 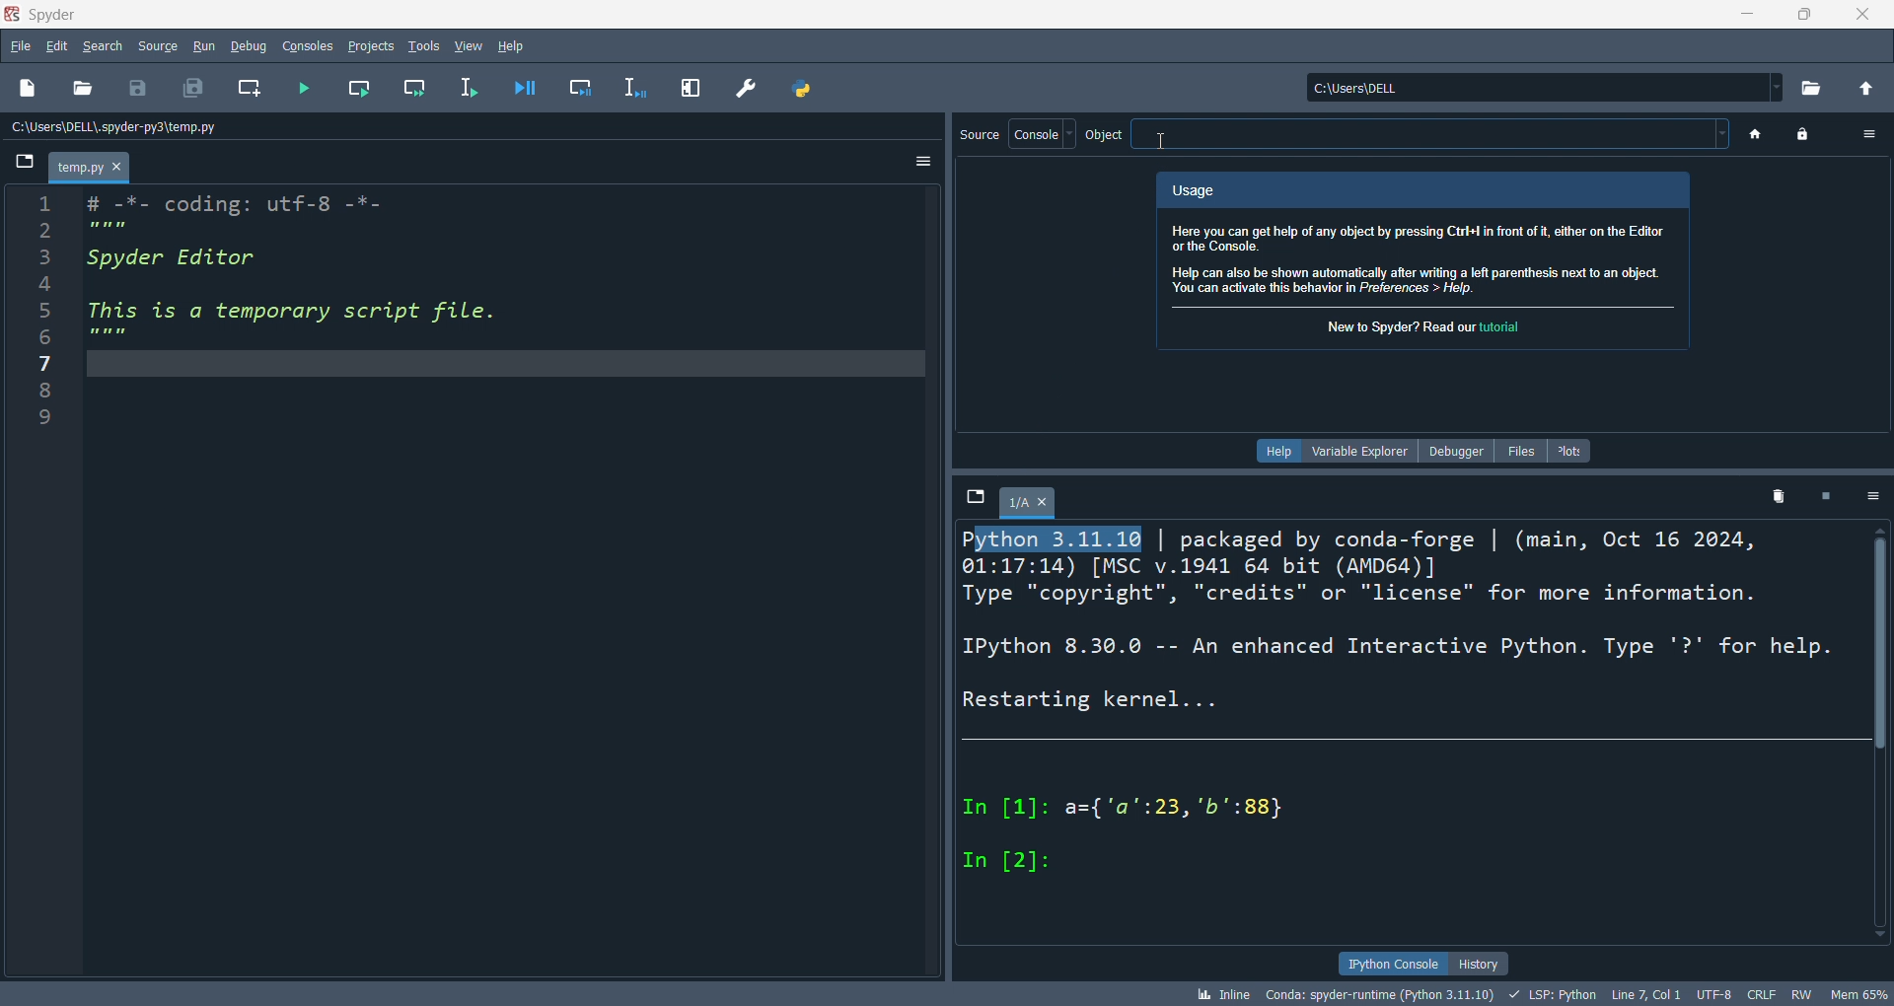 What do you see at coordinates (1803, 16) in the screenshot?
I see `maximize` at bounding box center [1803, 16].